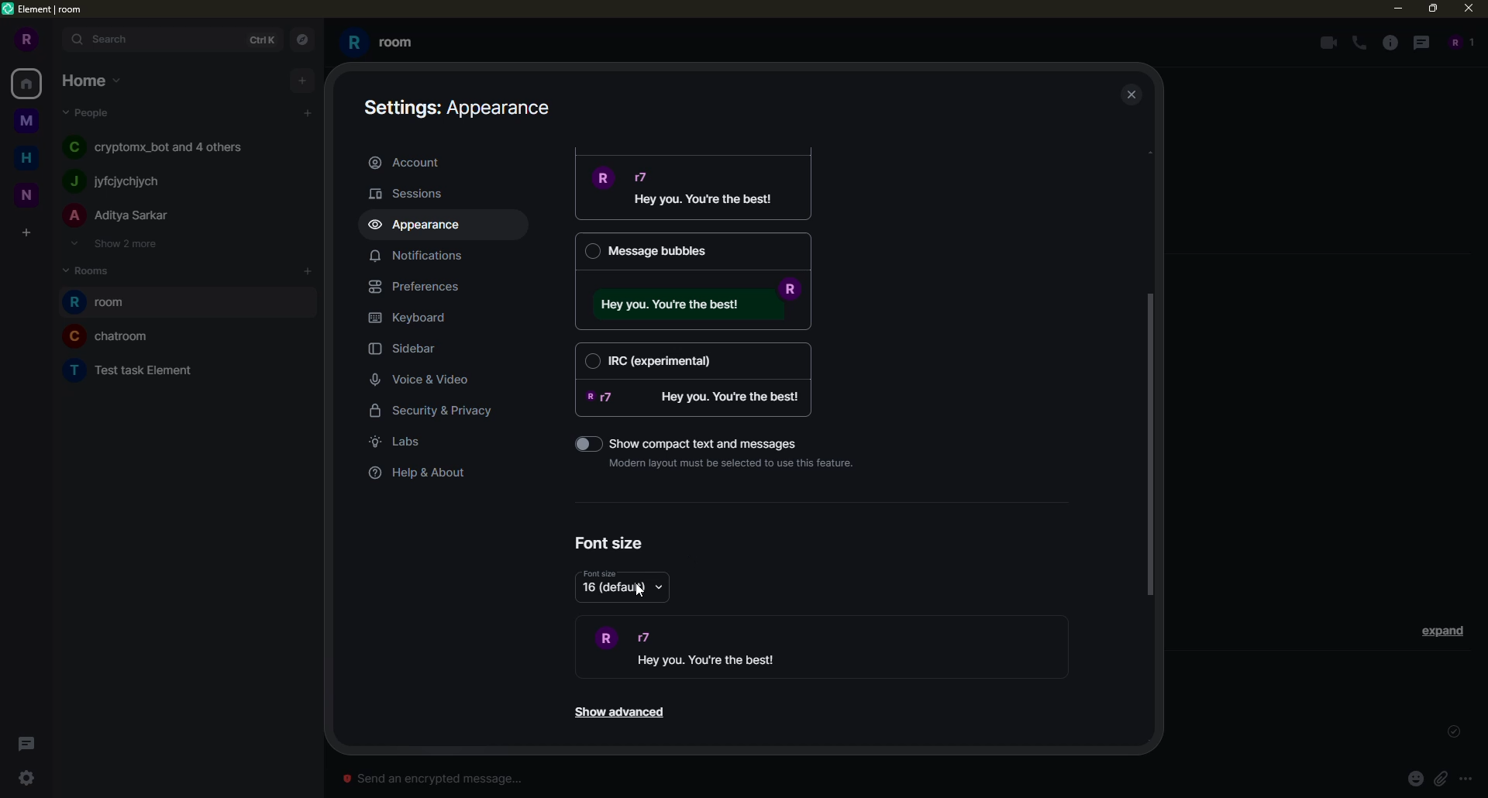 The height and width of the screenshot is (798, 1488). I want to click on home, so click(93, 79).